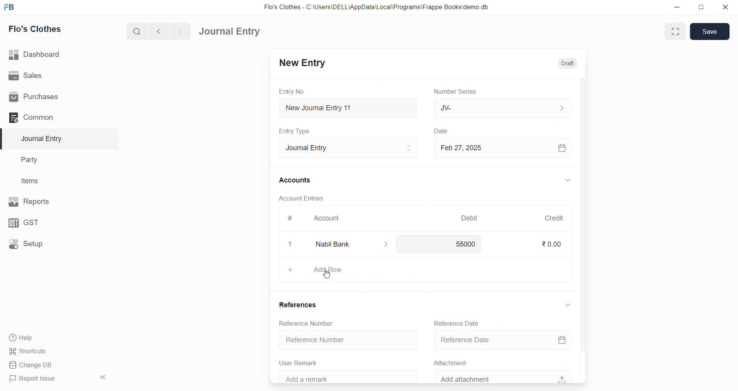 Image resolution: width=738 pixels, height=391 pixels. Describe the element at coordinates (348, 338) in the screenshot. I see `Reference Number` at that location.